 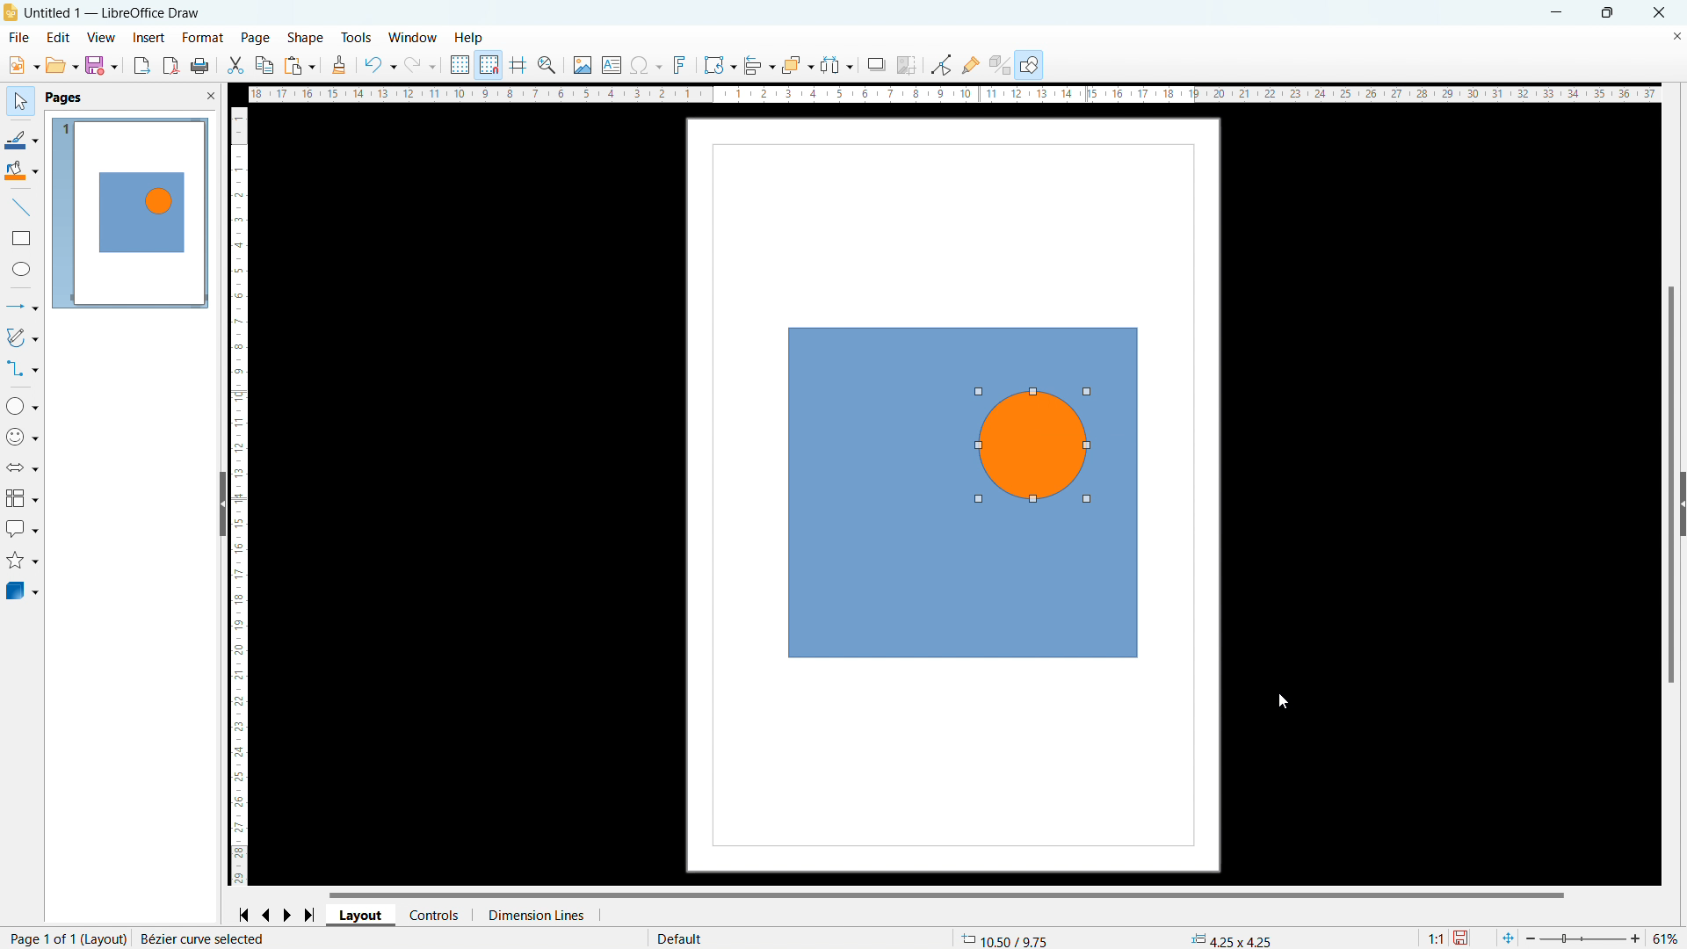 I want to click on close pane, so click(x=211, y=95).